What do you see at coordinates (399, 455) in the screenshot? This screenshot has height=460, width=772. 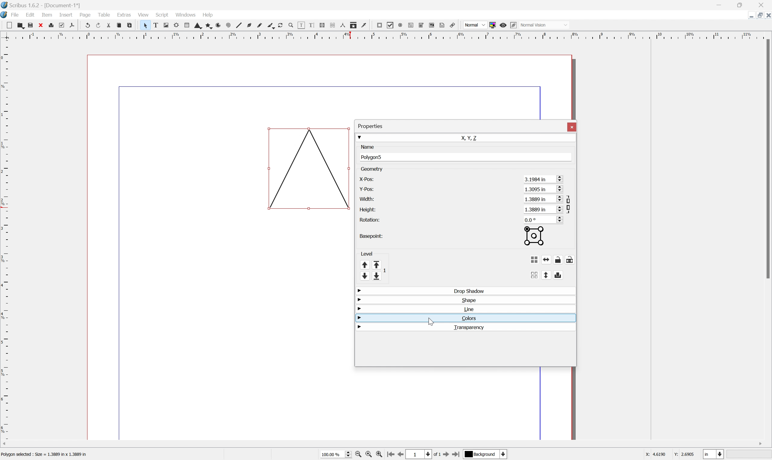 I see `Go to previous page` at bounding box center [399, 455].